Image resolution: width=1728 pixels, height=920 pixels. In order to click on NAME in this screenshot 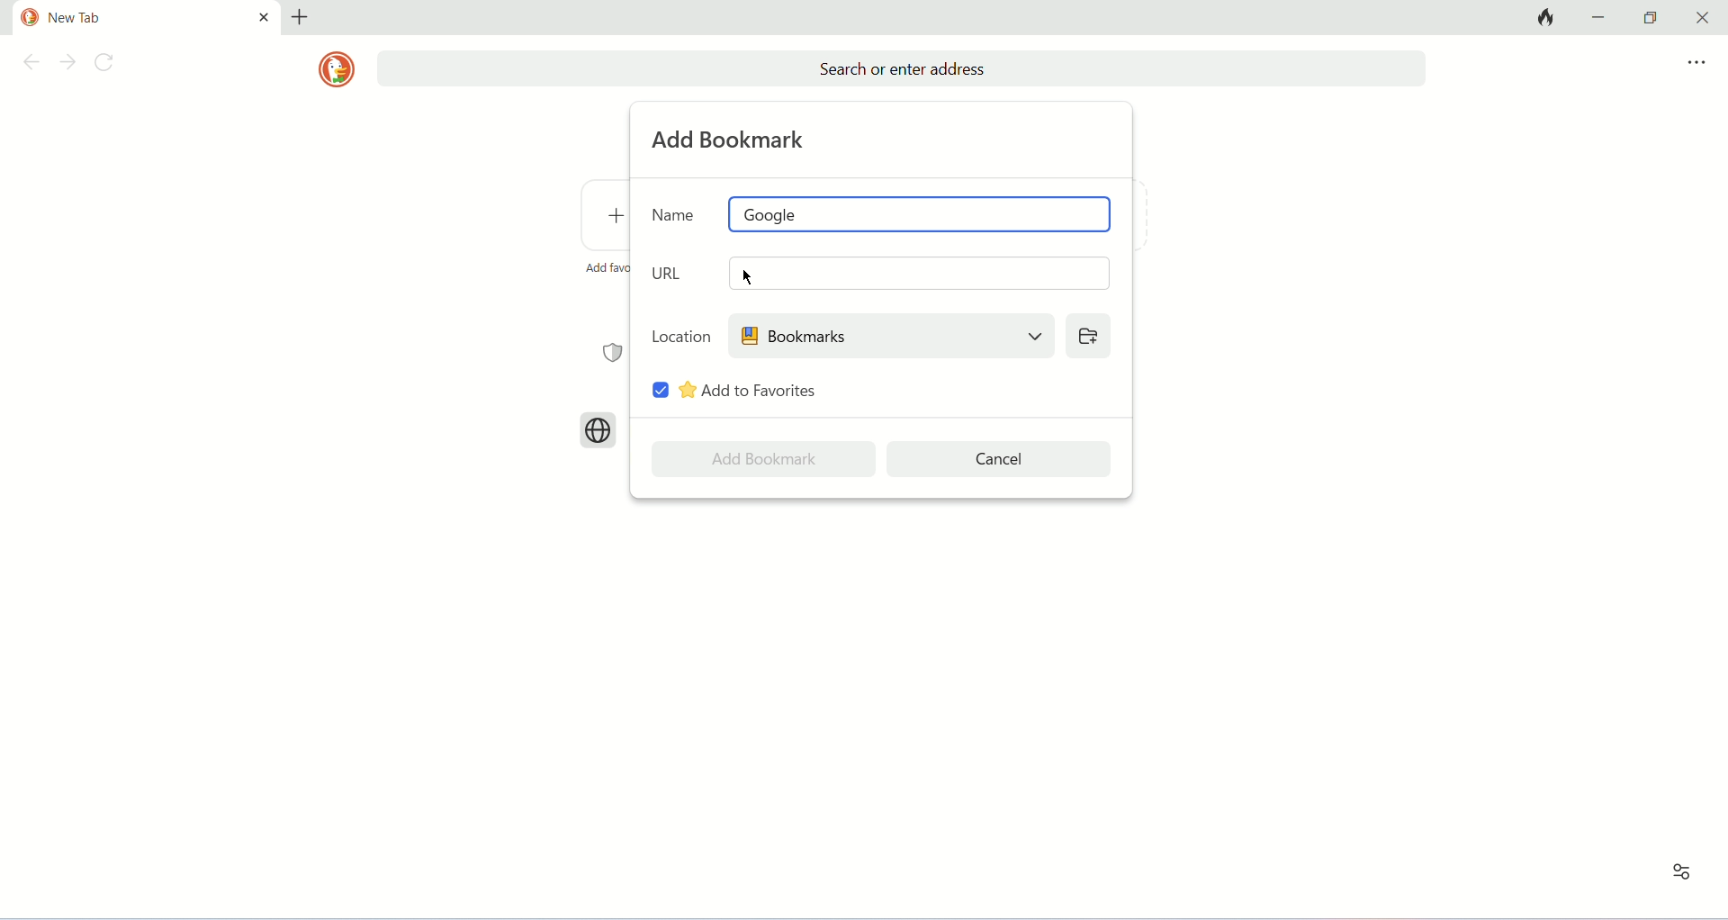, I will do `click(674, 213)`.